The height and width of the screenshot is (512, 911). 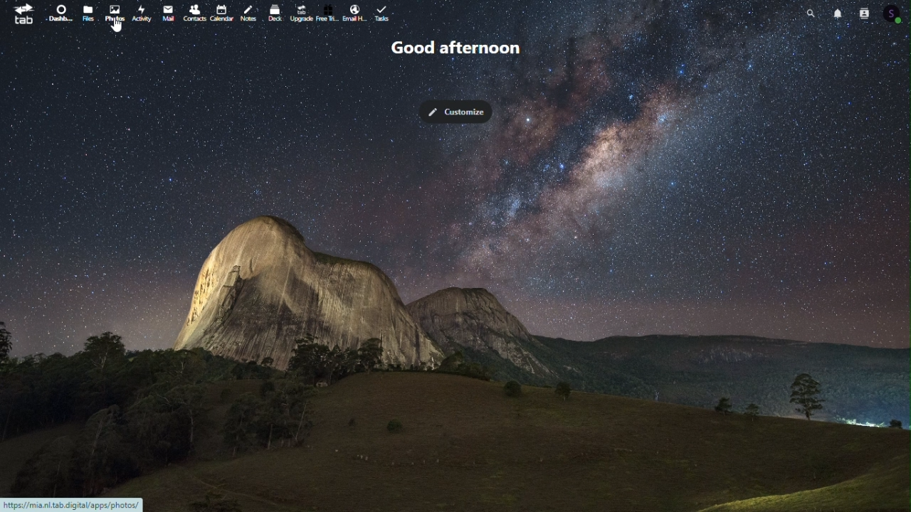 I want to click on photo, so click(x=116, y=15).